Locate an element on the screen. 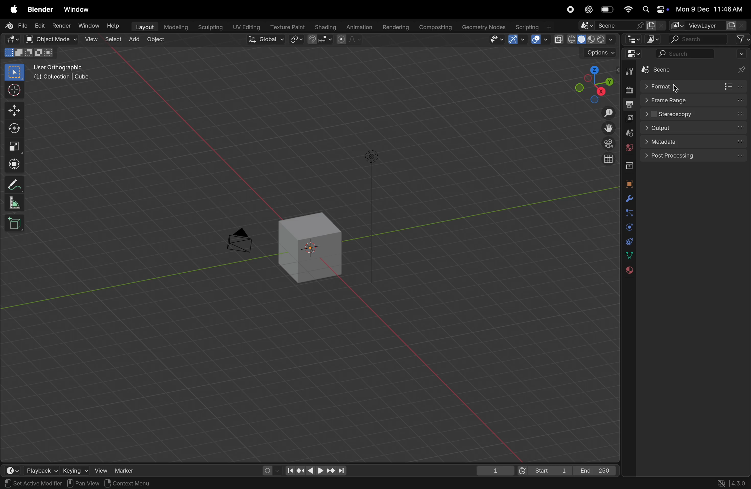  file is located at coordinates (16, 26).